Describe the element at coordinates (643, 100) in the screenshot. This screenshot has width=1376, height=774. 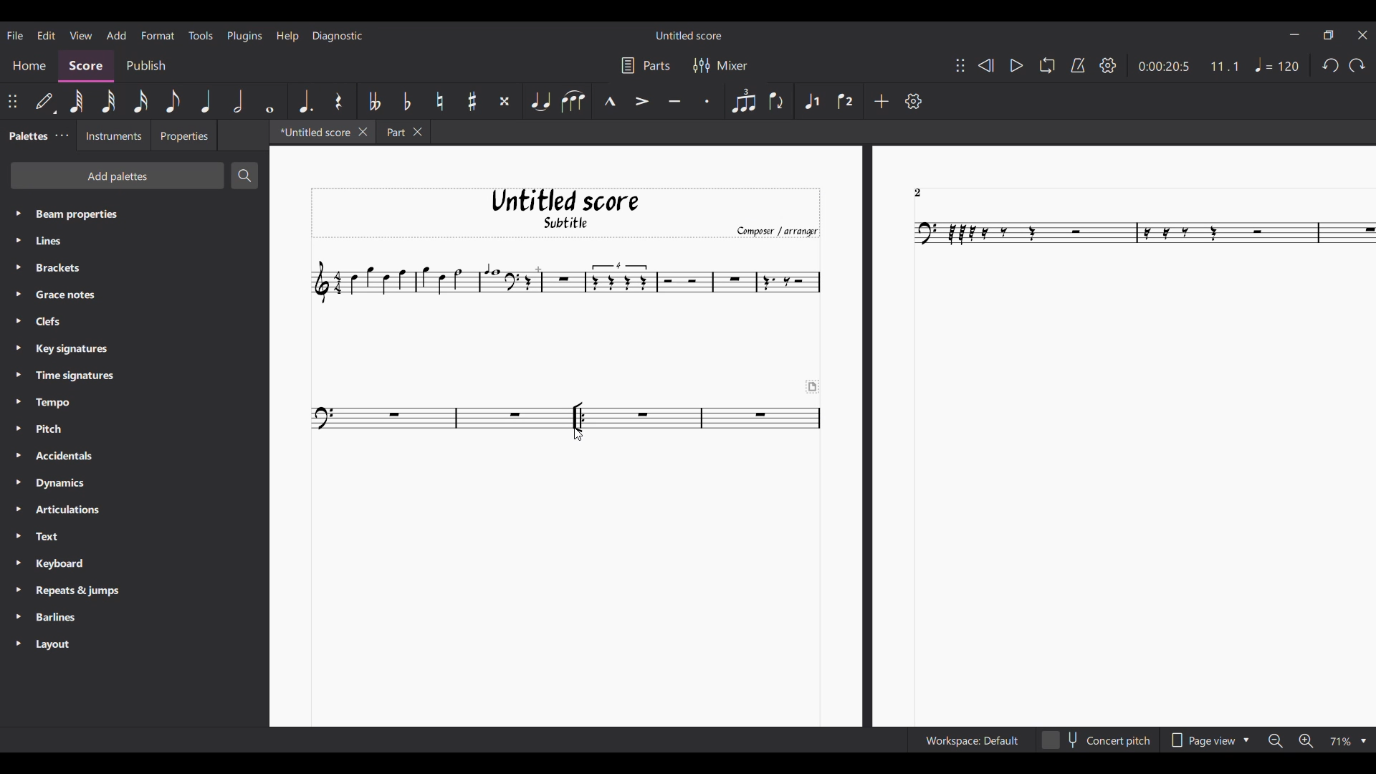
I see `Accent` at that location.